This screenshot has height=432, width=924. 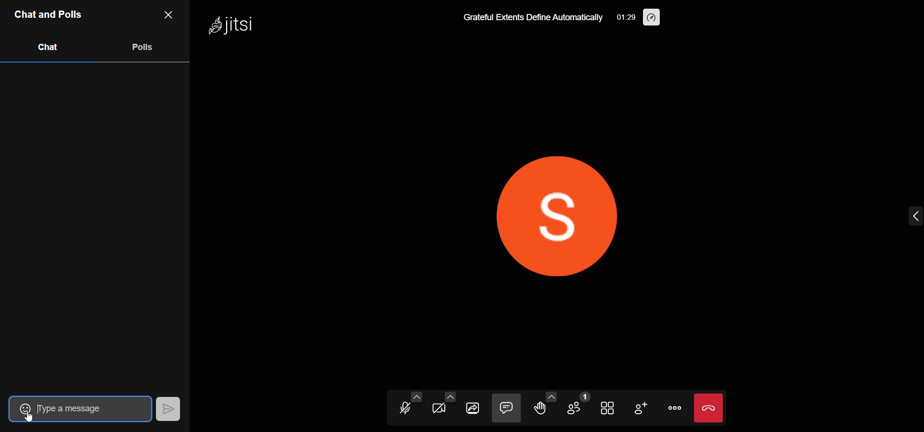 What do you see at coordinates (676, 407) in the screenshot?
I see `more` at bounding box center [676, 407].